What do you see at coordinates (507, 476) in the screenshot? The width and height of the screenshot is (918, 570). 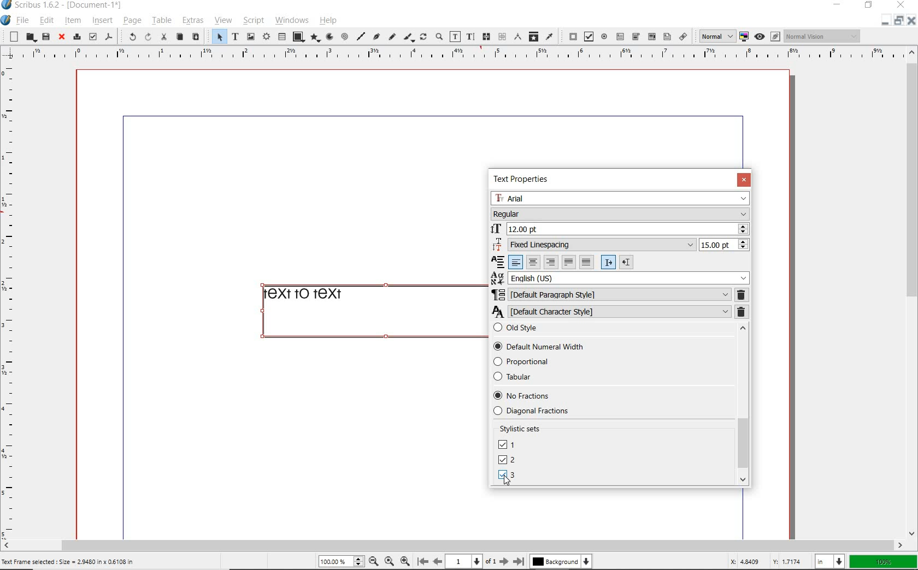 I see `LINING` at bounding box center [507, 476].